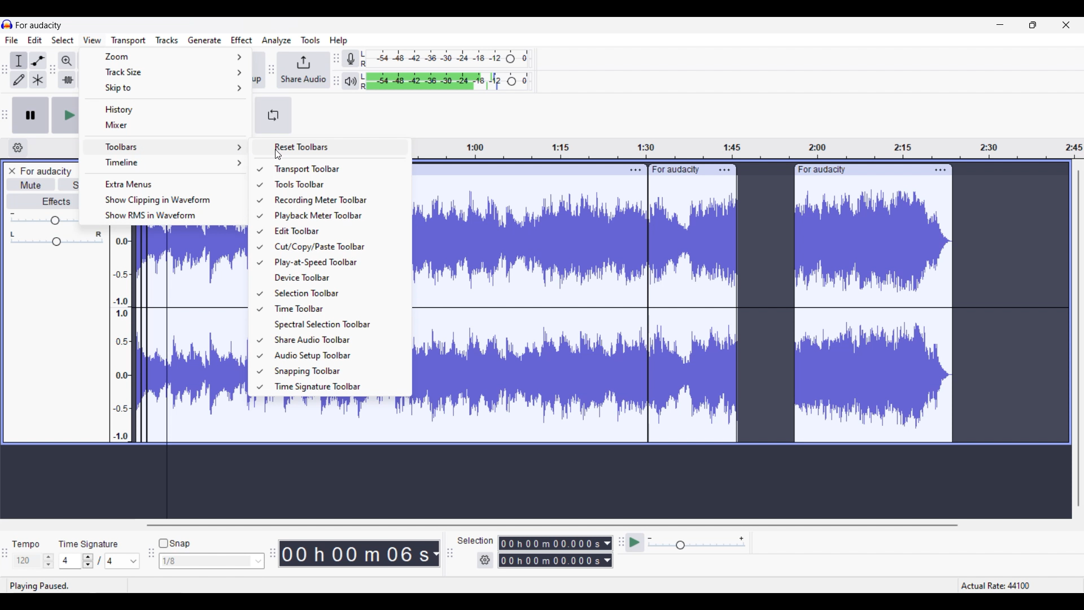  What do you see at coordinates (274, 115) in the screenshot?
I see `Enable looping` at bounding box center [274, 115].